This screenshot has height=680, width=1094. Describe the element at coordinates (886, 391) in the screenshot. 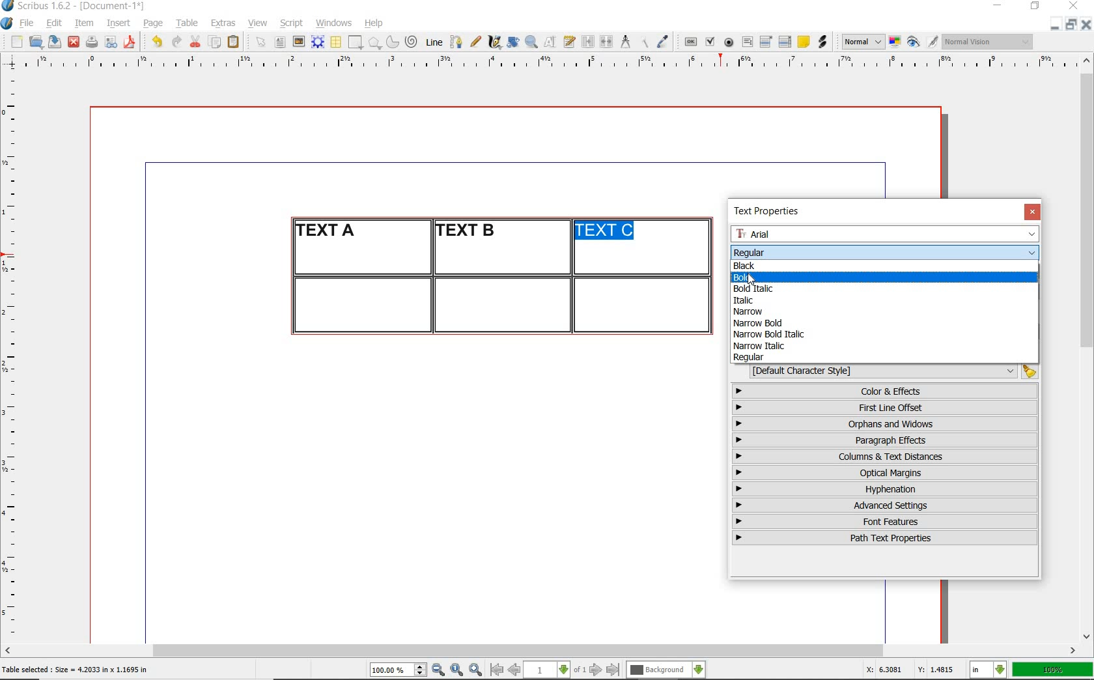

I see `color & effects` at that location.